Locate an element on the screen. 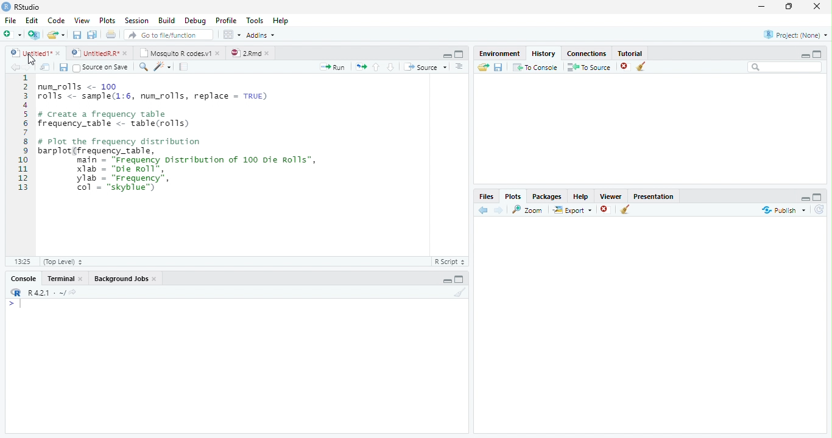  File is located at coordinates (11, 19).